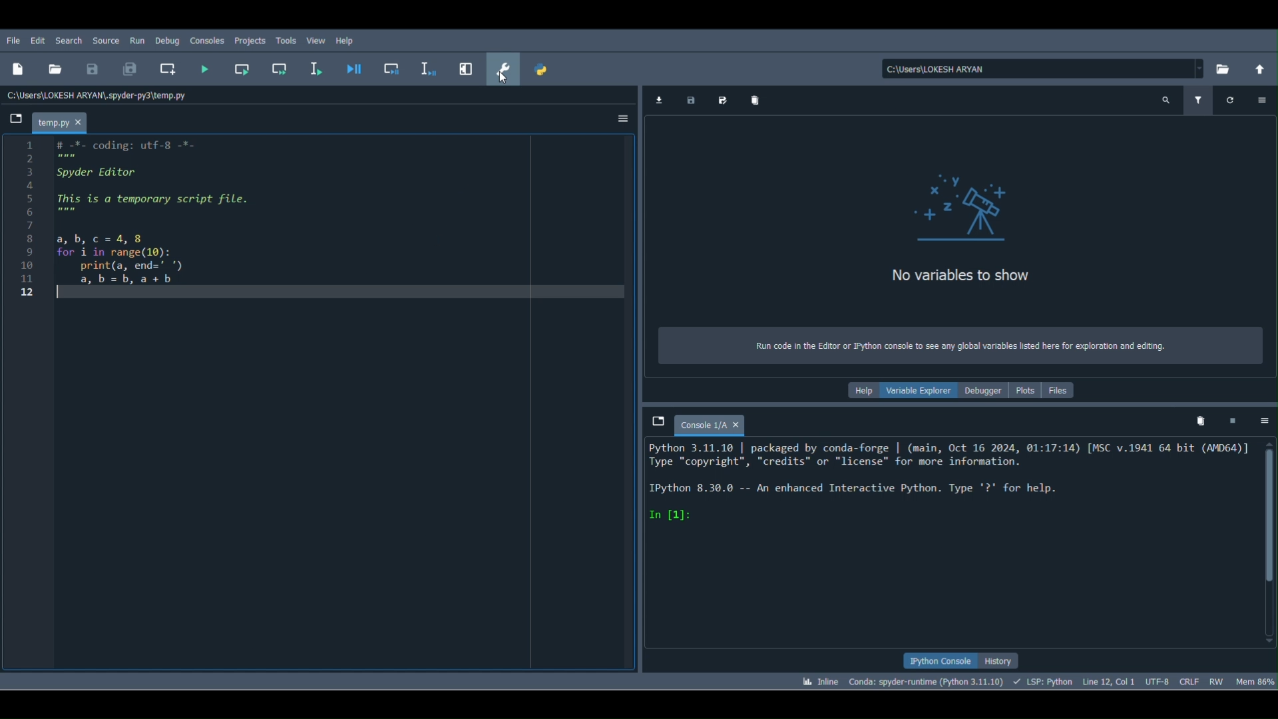 The width and height of the screenshot is (1278, 719). I want to click on Tools, so click(286, 39).